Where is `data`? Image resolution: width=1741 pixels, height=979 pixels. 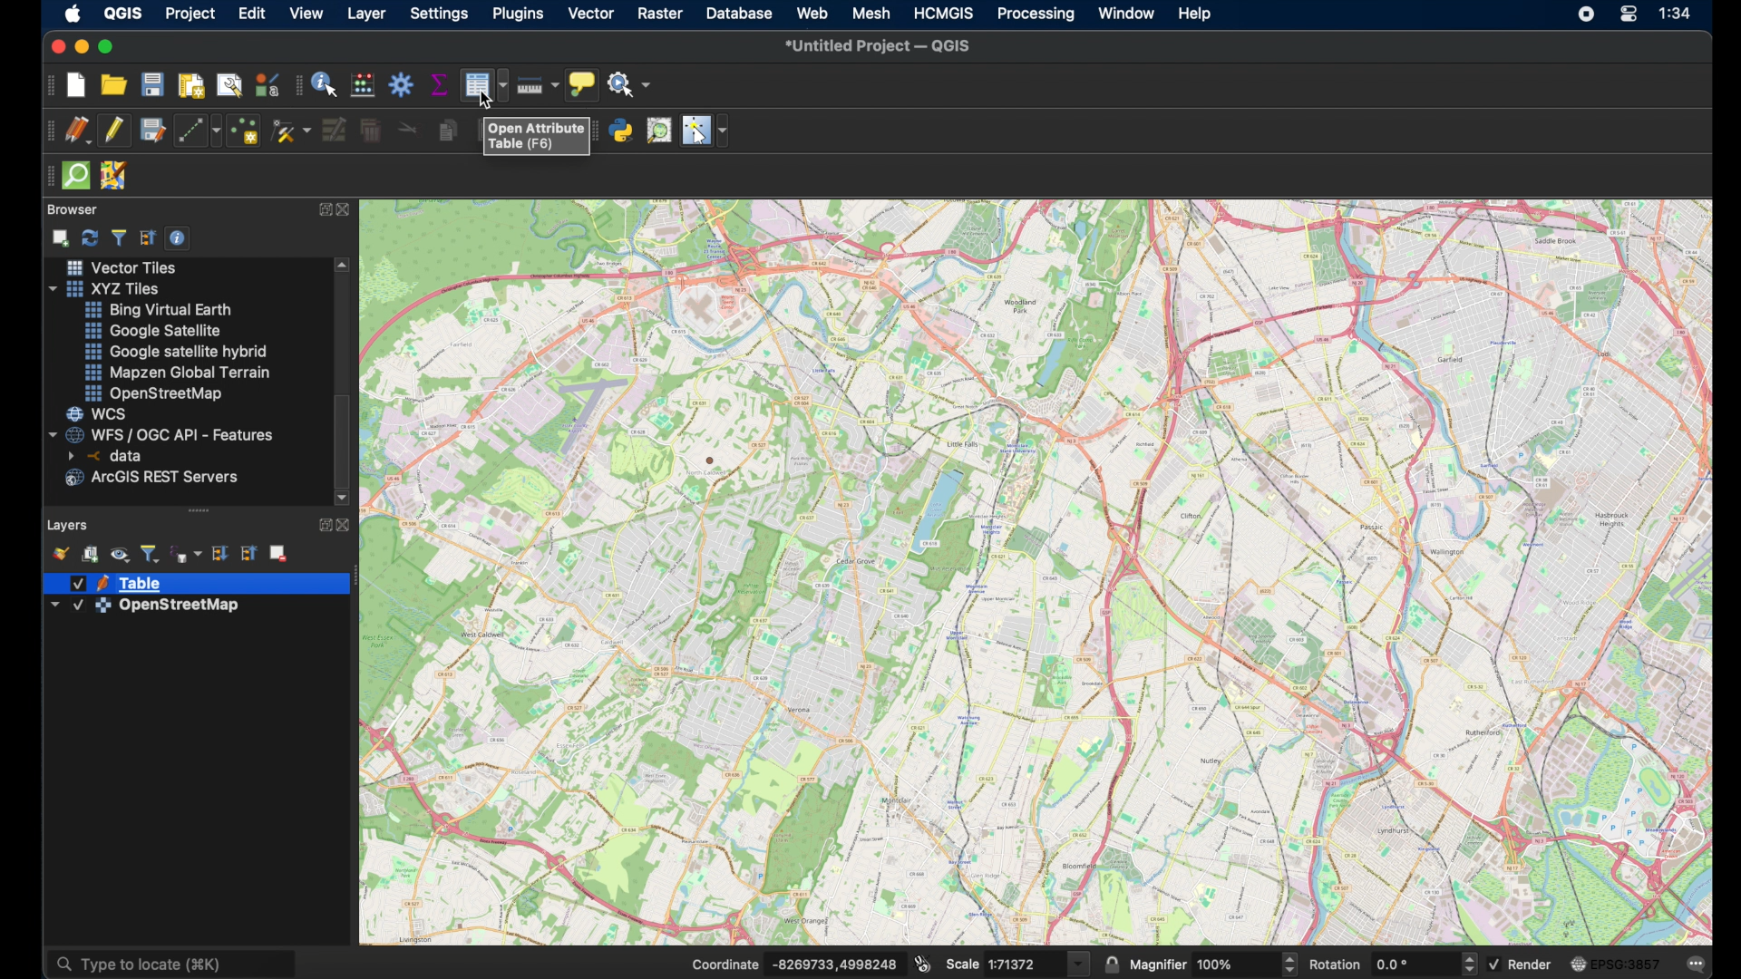
data is located at coordinates (112, 455).